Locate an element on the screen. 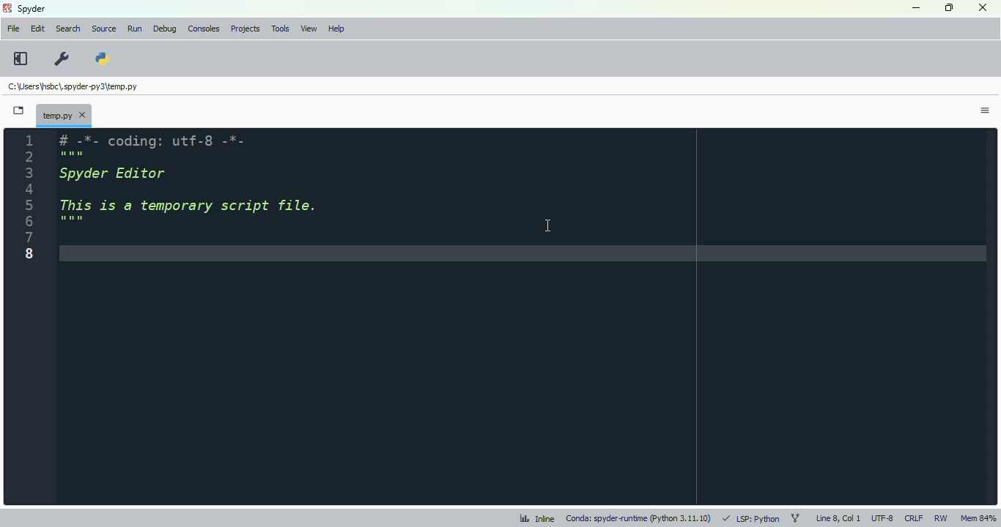  git branch is located at coordinates (796, 518).